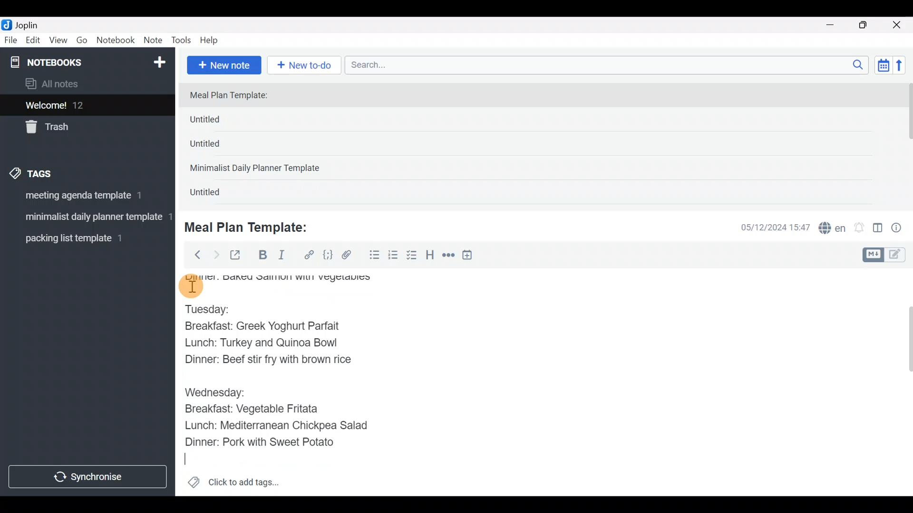 This screenshot has width=913, height=513. I want to click on Bold, so click(262, 256).